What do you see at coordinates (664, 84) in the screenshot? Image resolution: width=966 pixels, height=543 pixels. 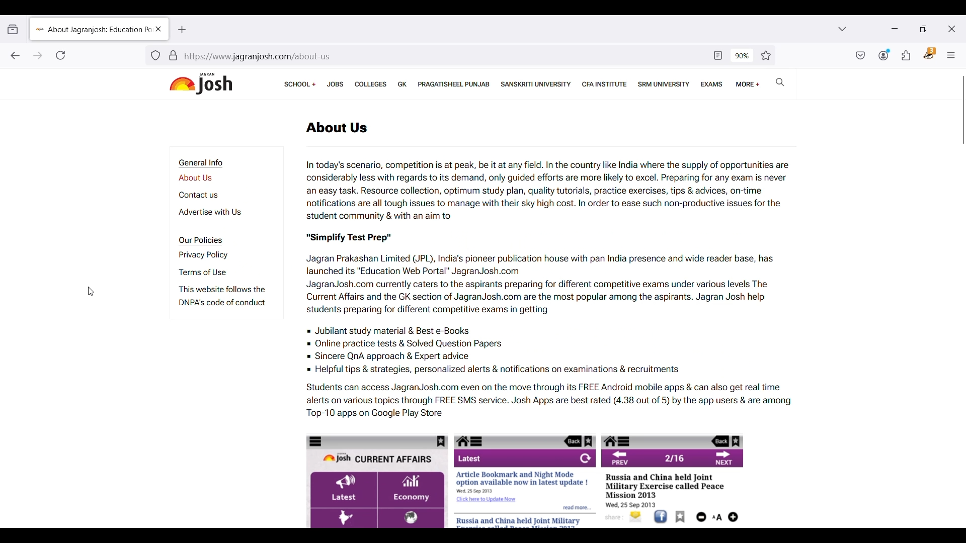 I see `SRM university page` at bounding box center [664, 84].